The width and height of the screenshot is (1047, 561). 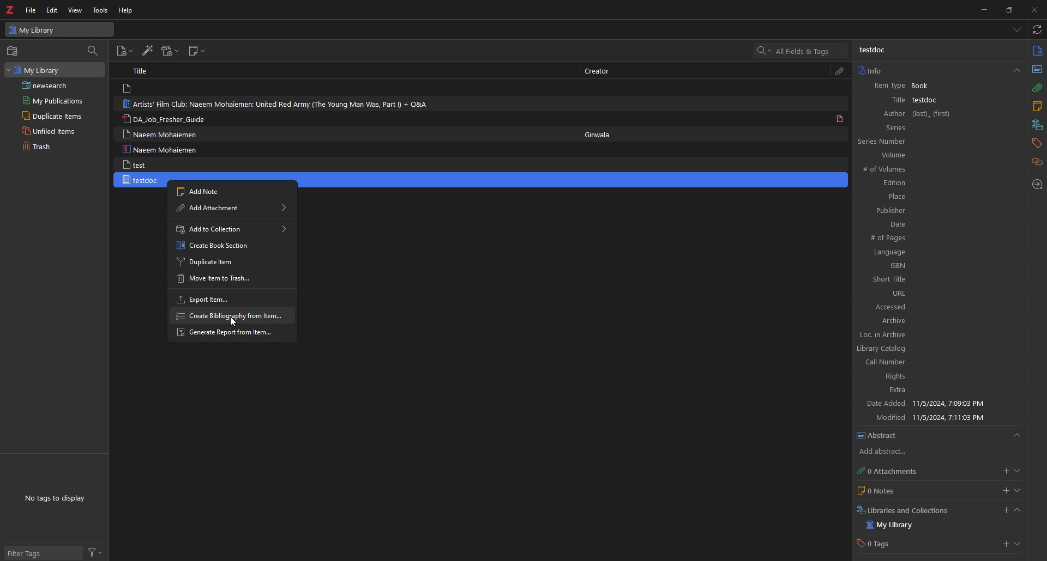 What do you see at coordinates (931, 210) in the screenshot?
I see `Publisher` at bounding box center [931, 210].